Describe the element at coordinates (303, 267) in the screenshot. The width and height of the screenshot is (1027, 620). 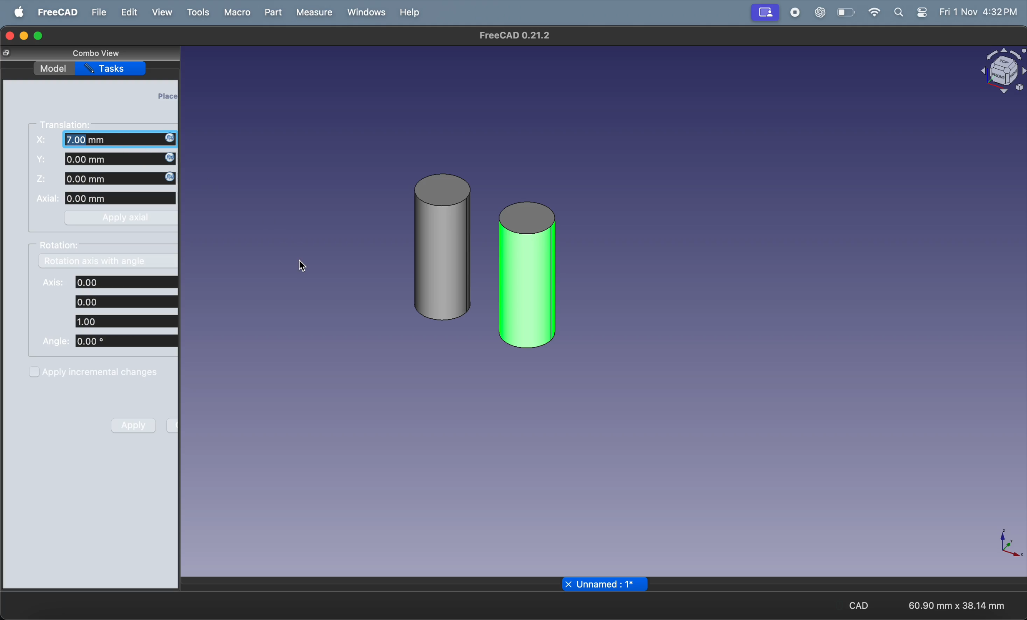
I see `cursor` at that location.